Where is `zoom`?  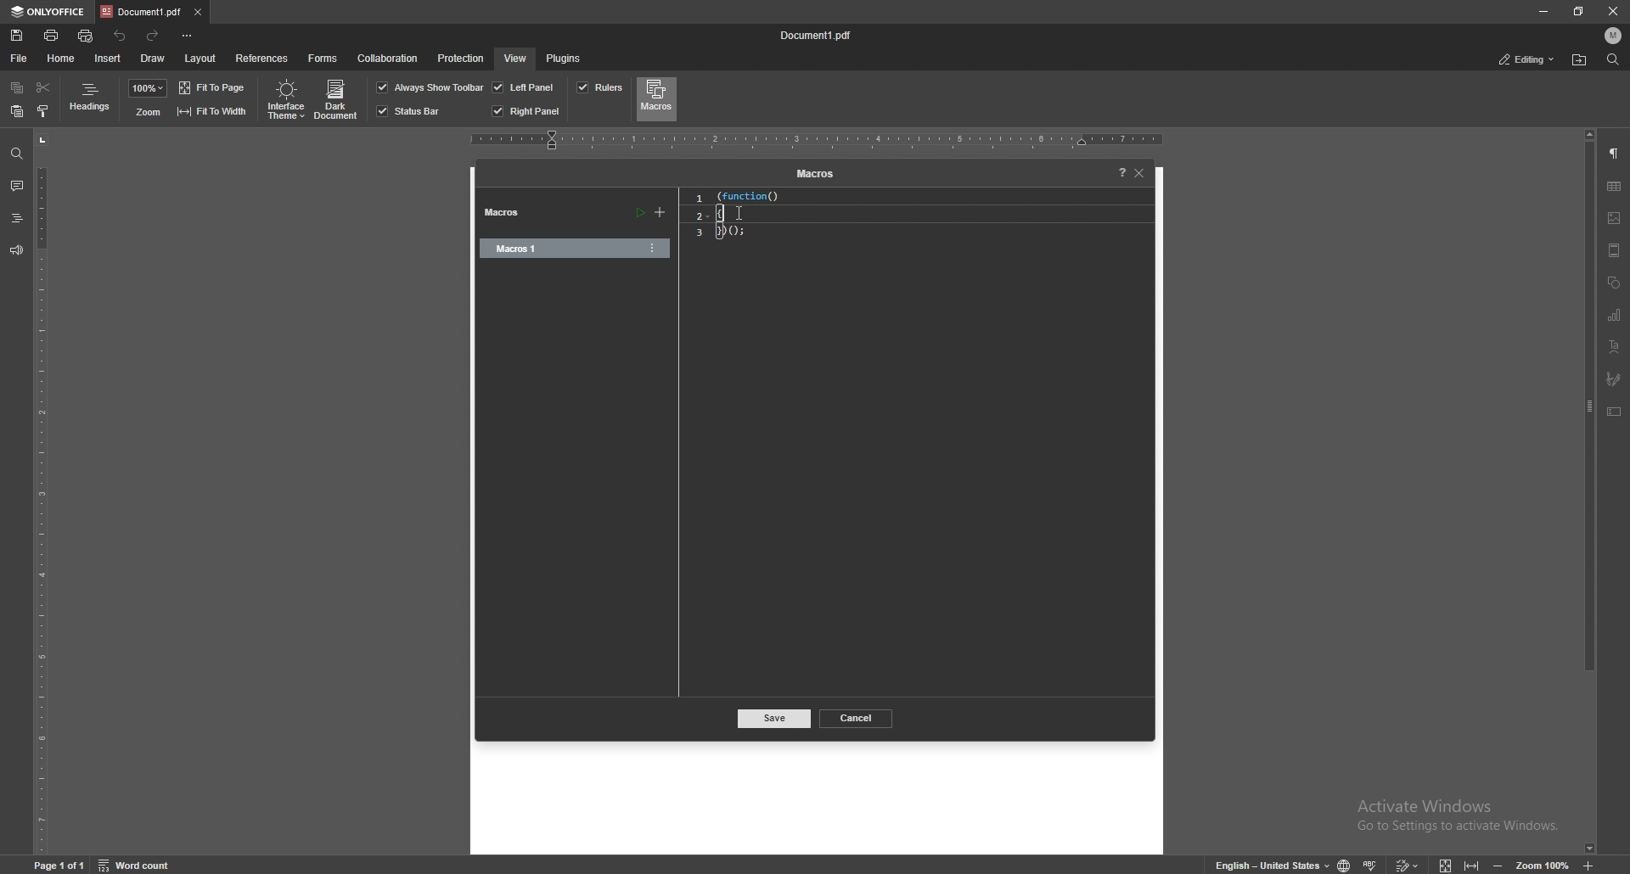 zoom is located at coordinates (147, 112).